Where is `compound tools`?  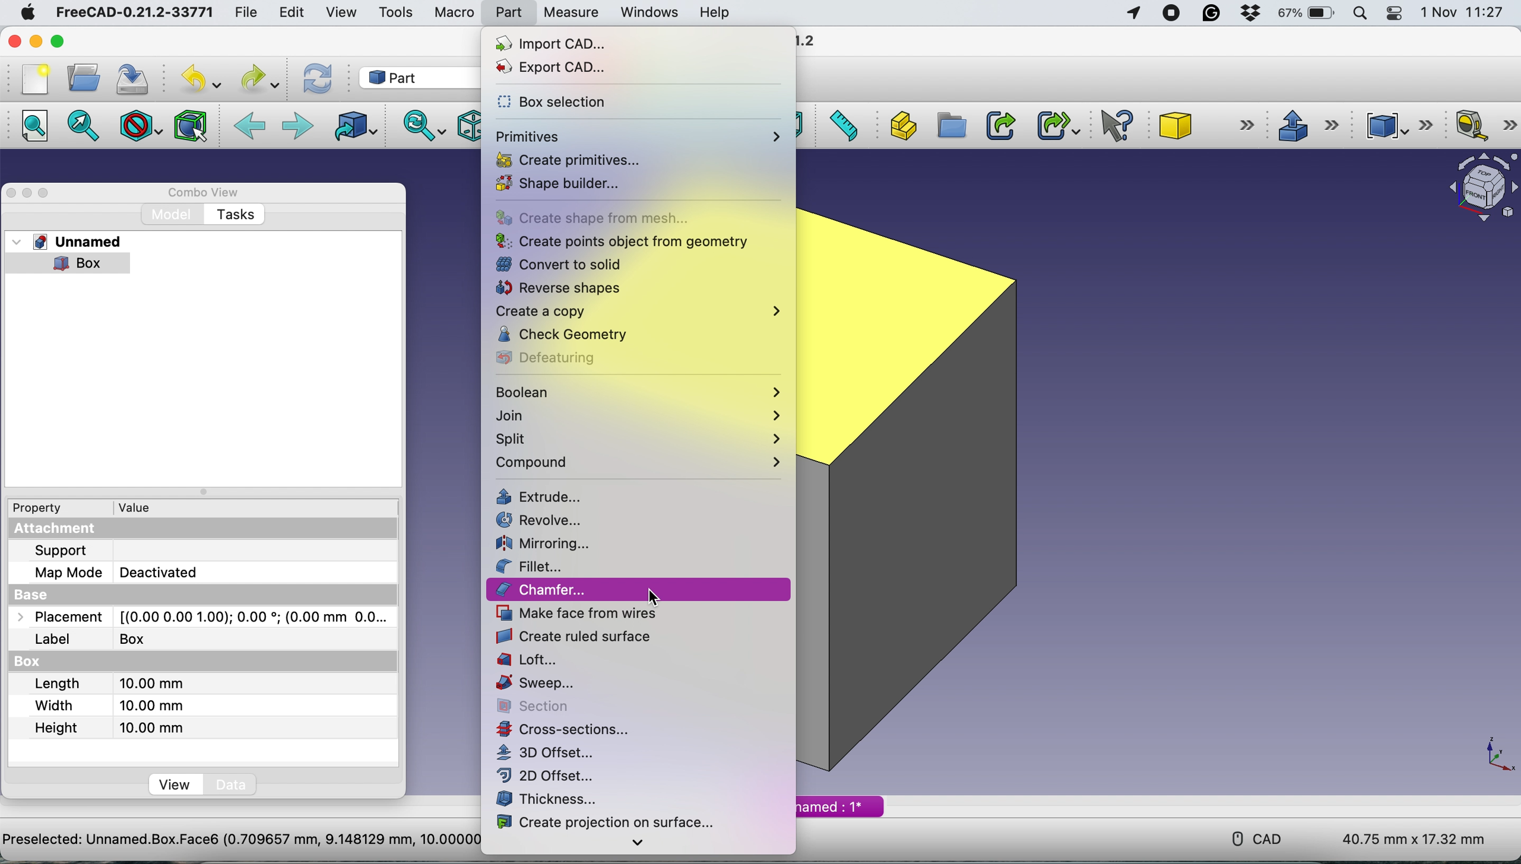
compound tools is located at coordinates (1395, 125).